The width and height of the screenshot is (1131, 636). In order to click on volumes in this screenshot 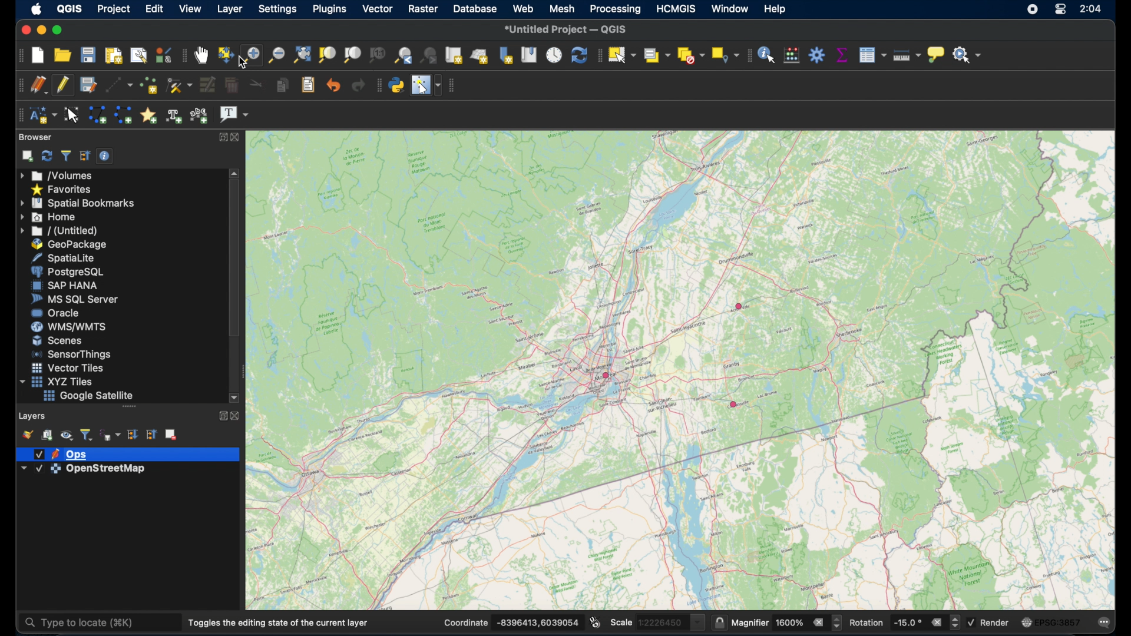, I will do `click(56, 174)`.